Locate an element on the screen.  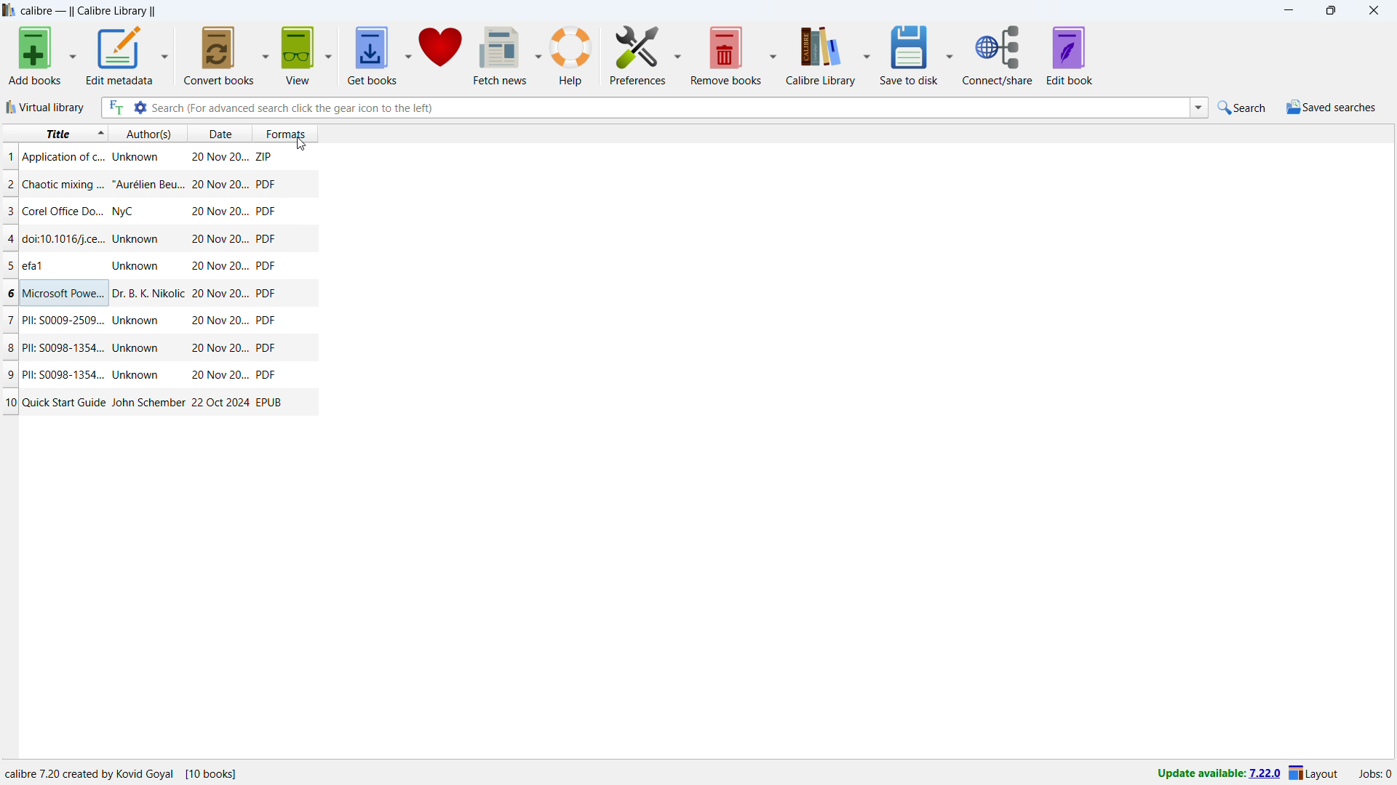
author is located at coordinates (137, 374).